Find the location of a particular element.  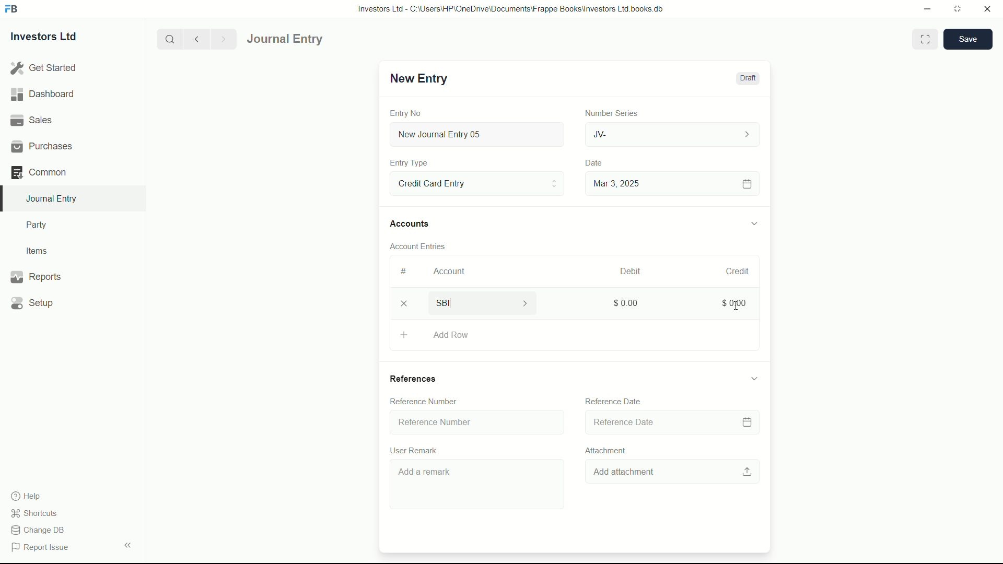

Add a remark is located at coordinates (479, 486).